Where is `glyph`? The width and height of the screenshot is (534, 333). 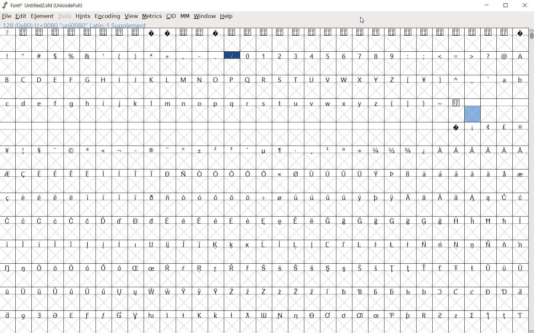 glyph is located at coordinates (135, 292).